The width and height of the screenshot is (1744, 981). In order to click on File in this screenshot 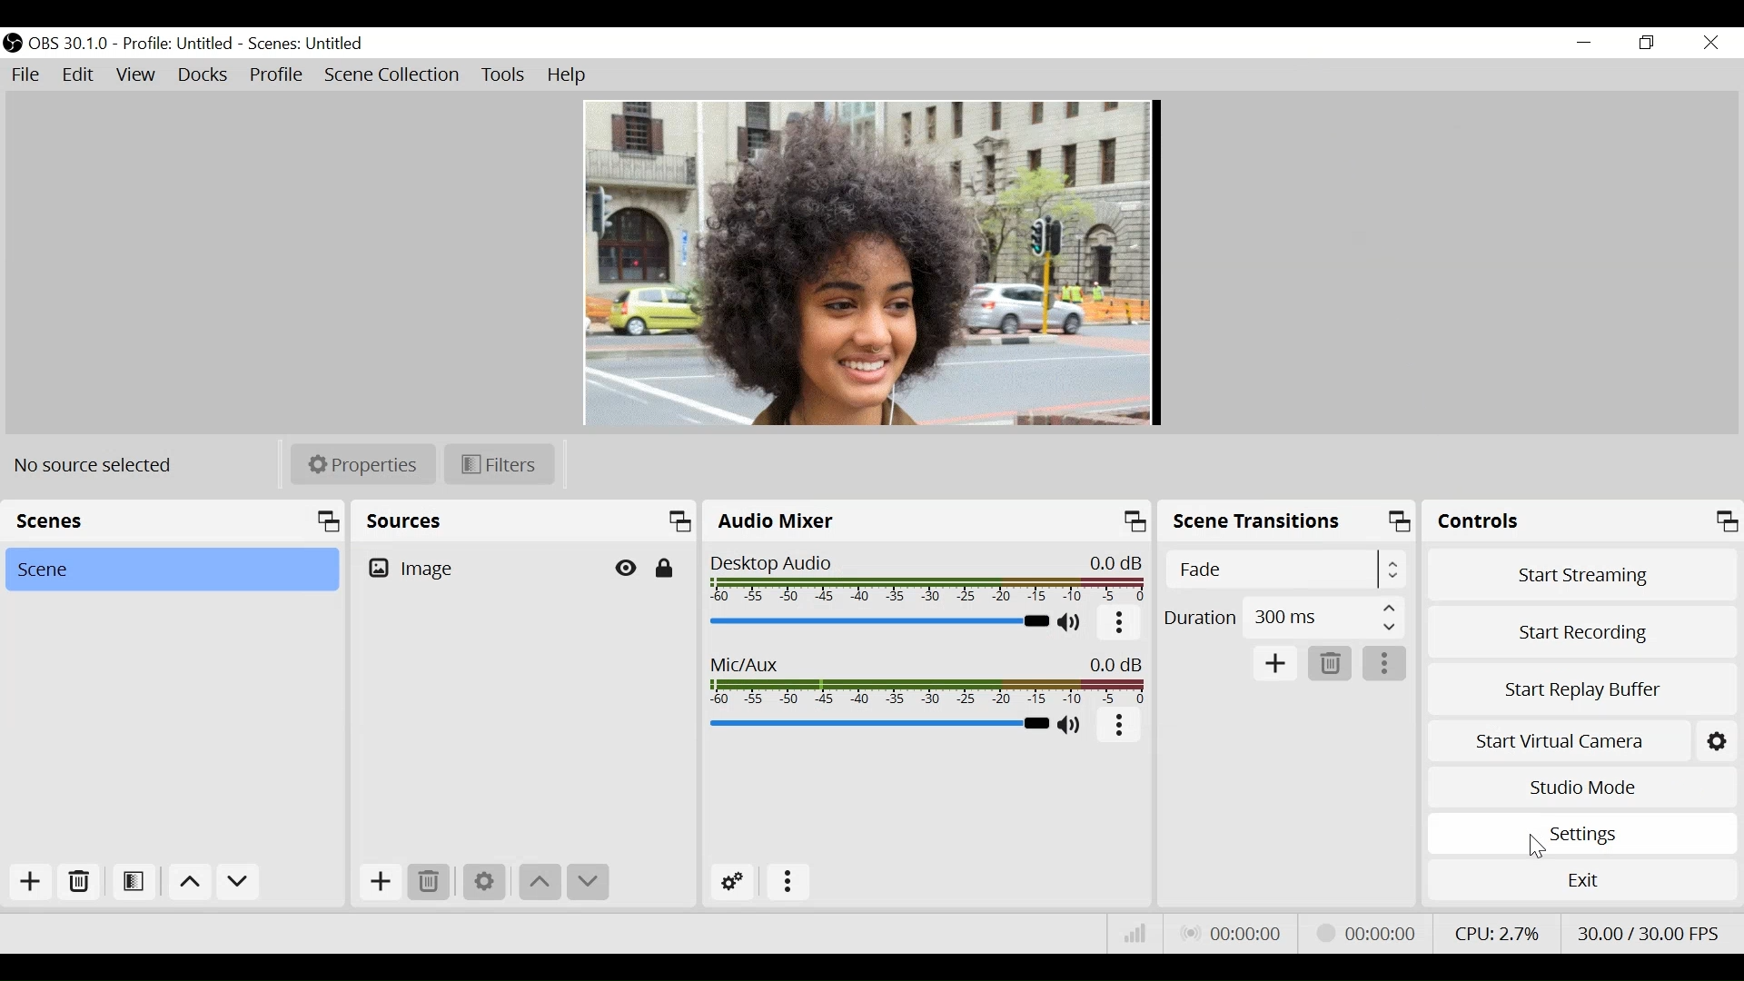, I will do `click(28, 75)`.